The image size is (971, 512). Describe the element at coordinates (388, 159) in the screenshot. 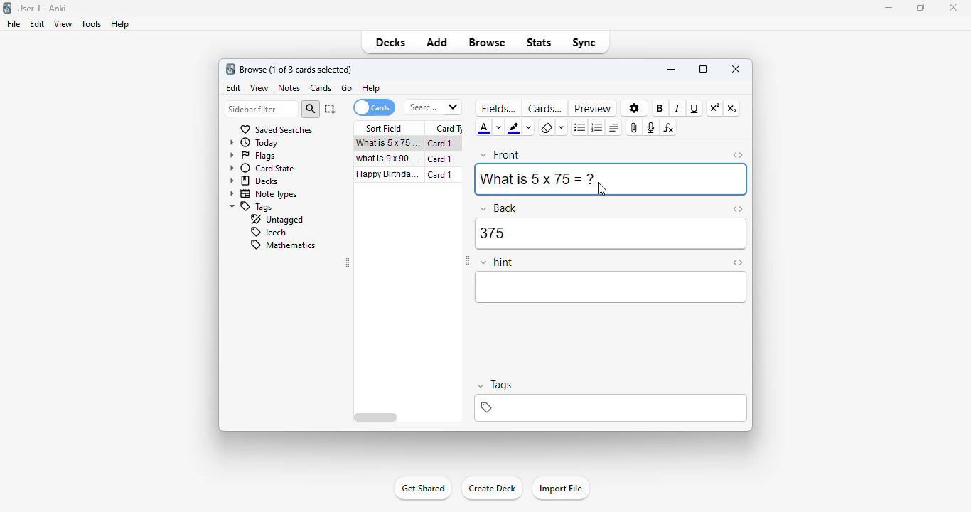

I see `what is 9x90=?` at that location.